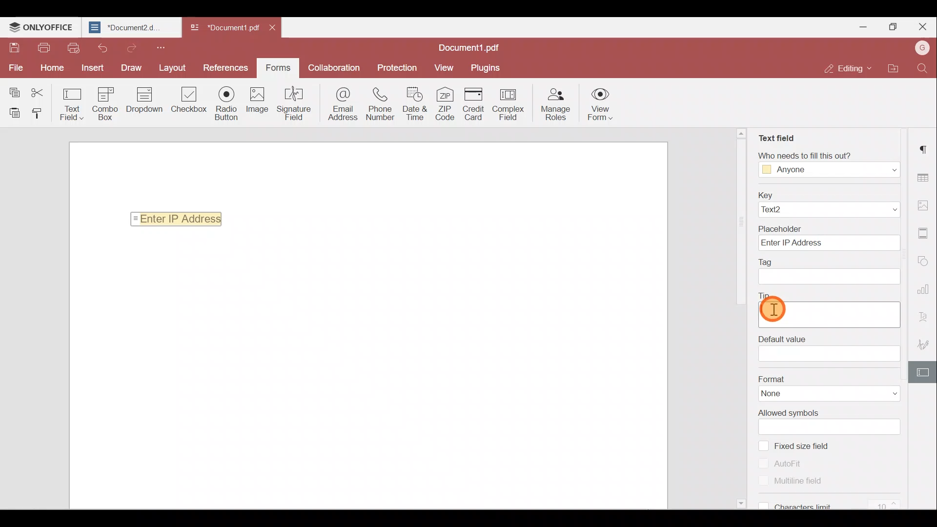 The height and width of the screenshot is (527, 937). Describe the element at coordinates (102, 47) in the screenshot. I see `Undo` at that location.